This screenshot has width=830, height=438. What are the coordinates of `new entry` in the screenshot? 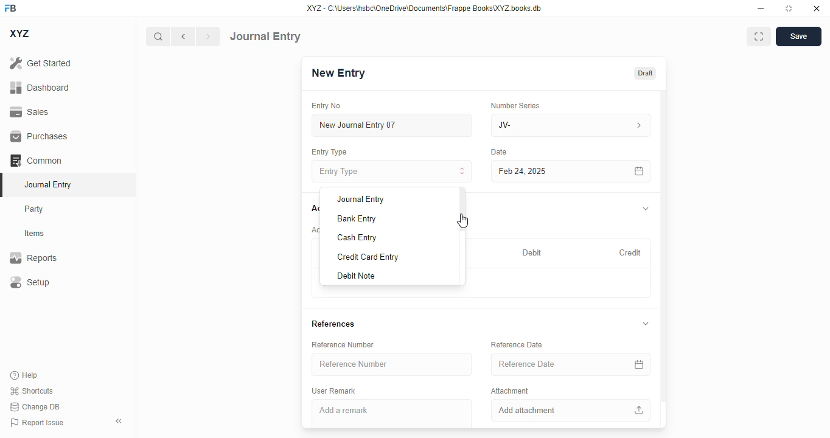 It's located at (339, 72).